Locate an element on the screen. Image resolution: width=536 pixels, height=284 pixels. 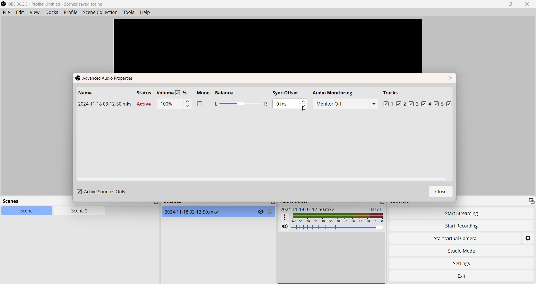
2 is located at coordinates (408, 104).